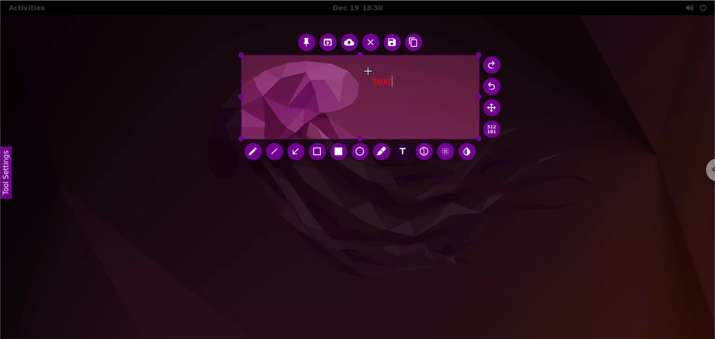 Image resolution: width=715 pixels, height=339 pixels. What do you see at coordinates (404, 151) in the screenshot?
I see `add text` at bounding box center [404, 151].